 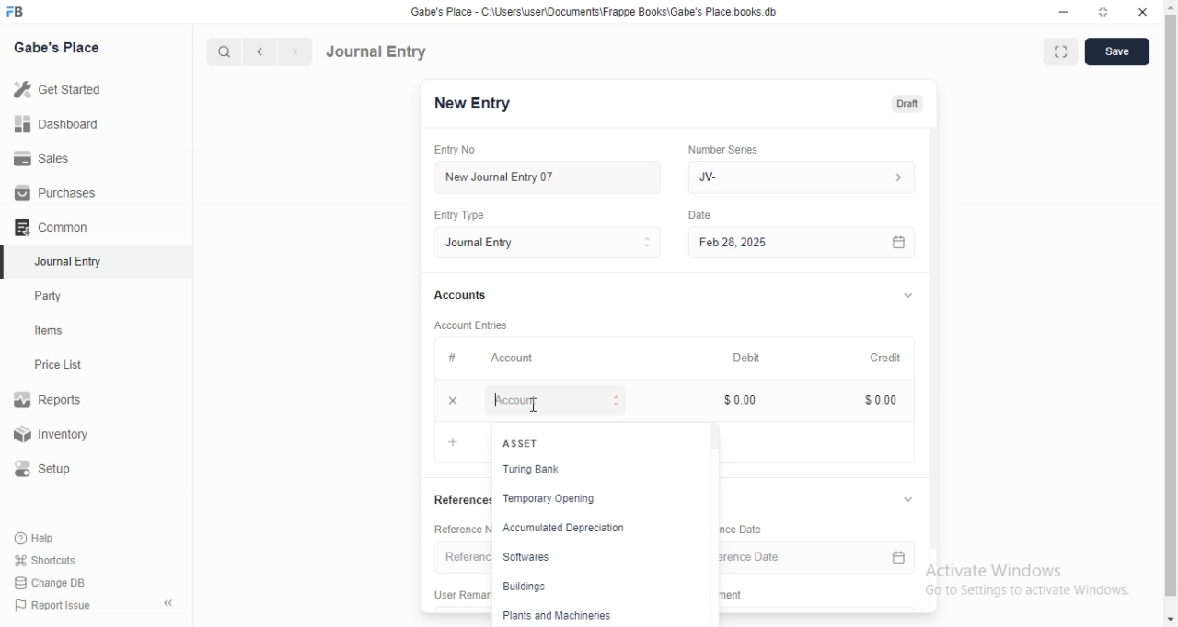 I want to click on Gabe's Place, so click(x=59, y=47).